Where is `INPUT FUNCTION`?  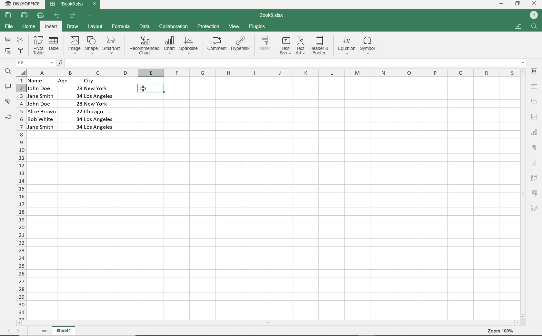 INPUT FUNCTION is located at coordinates (291, 62).